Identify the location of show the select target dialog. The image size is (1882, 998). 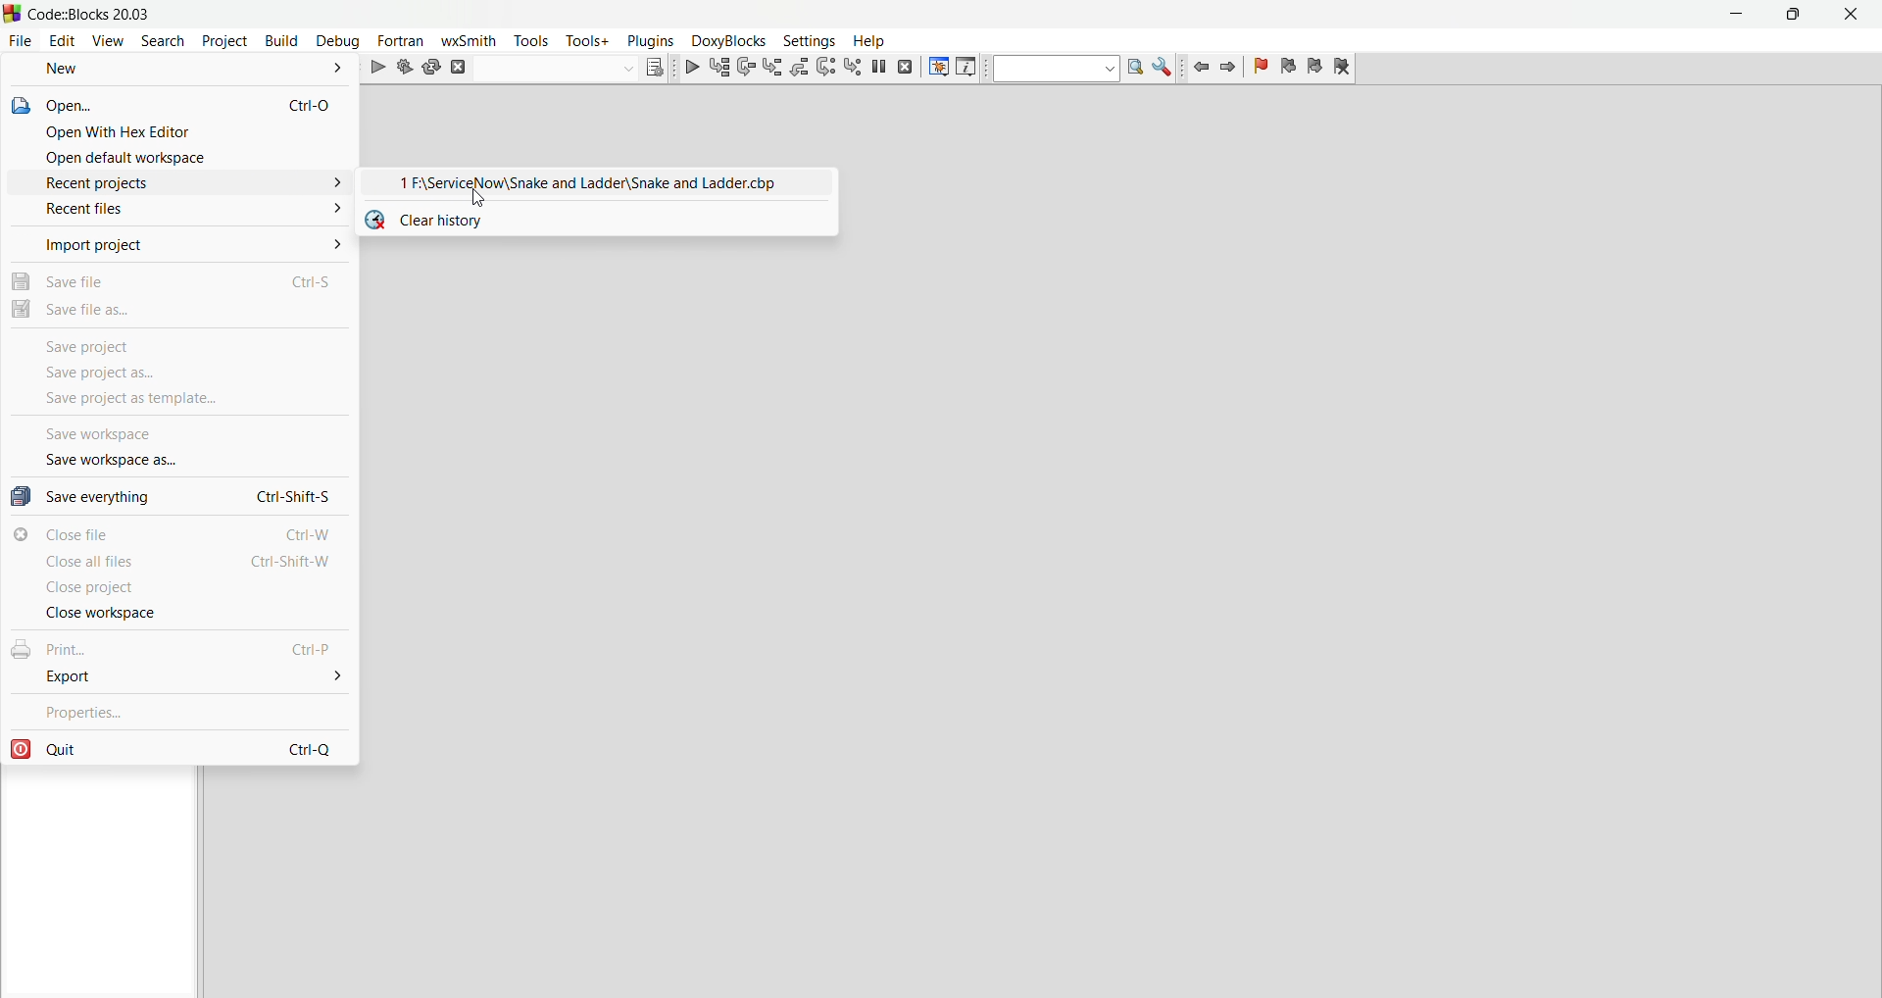
(657, 70).